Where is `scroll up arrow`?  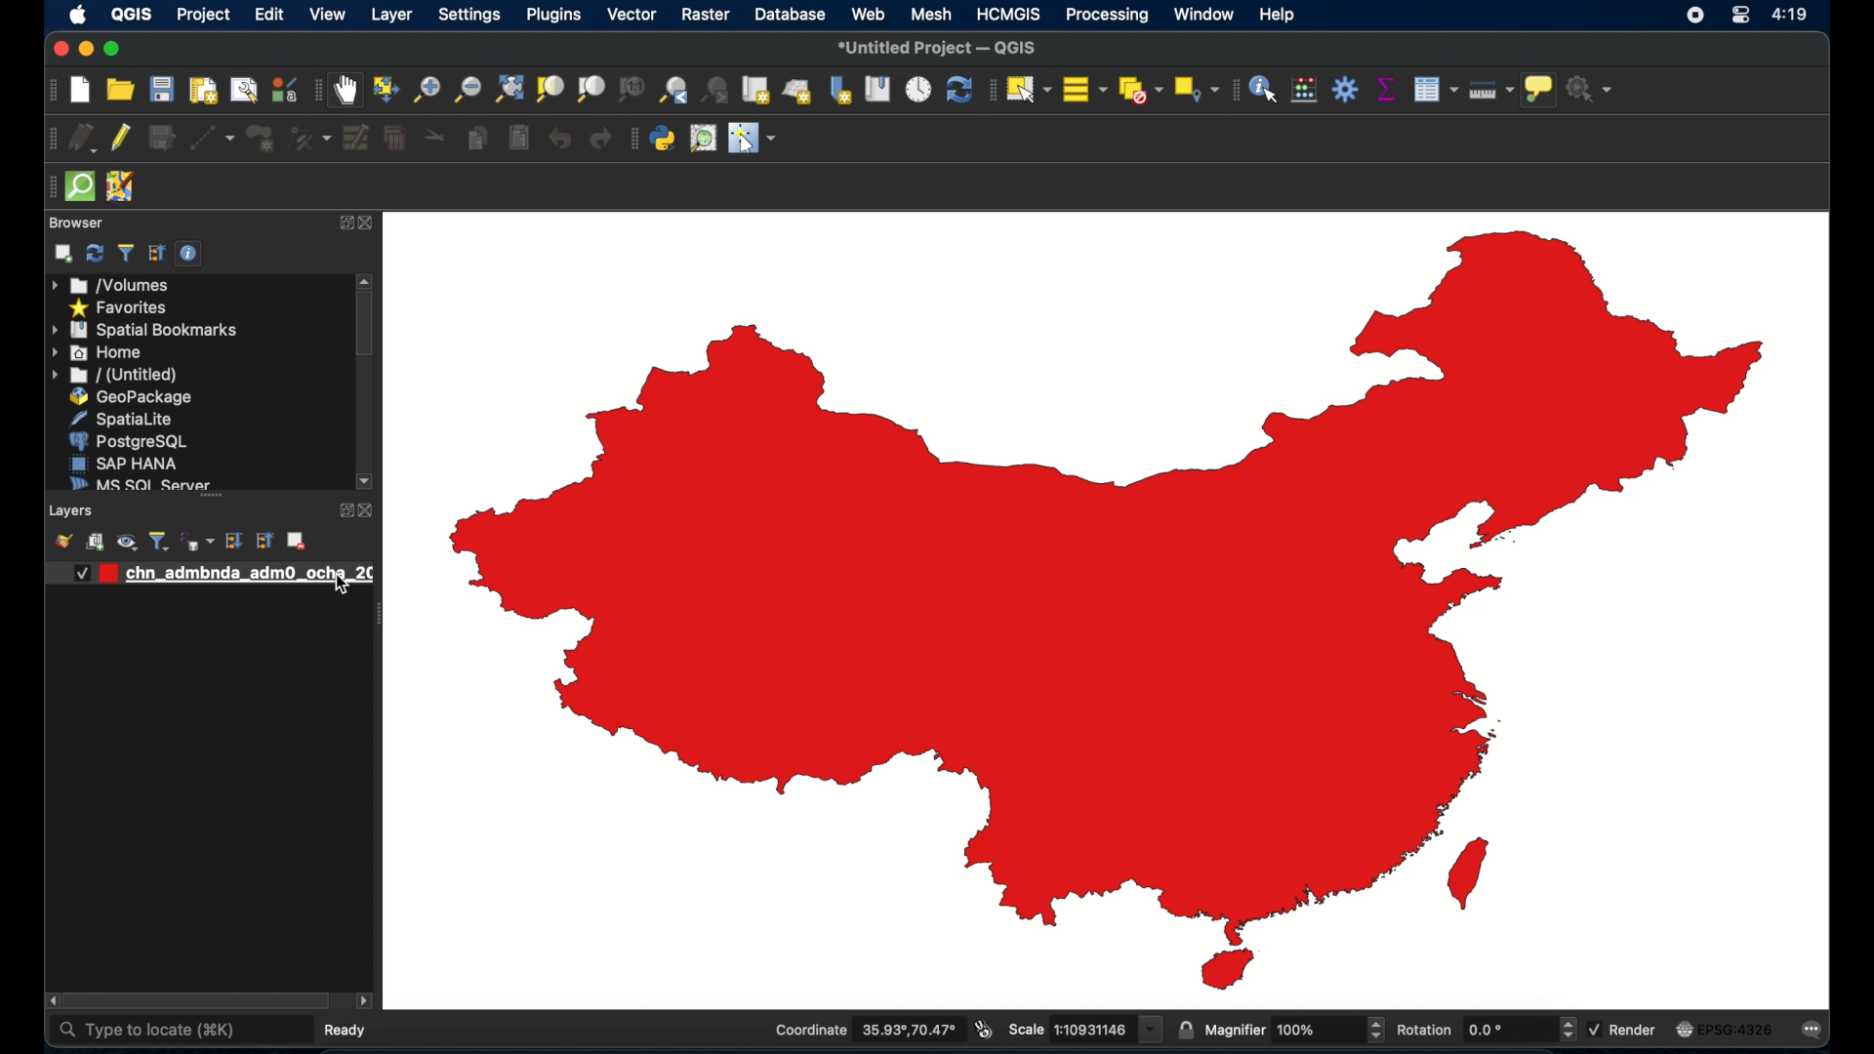 scroll up arrow is located at coordinates (365, 279).